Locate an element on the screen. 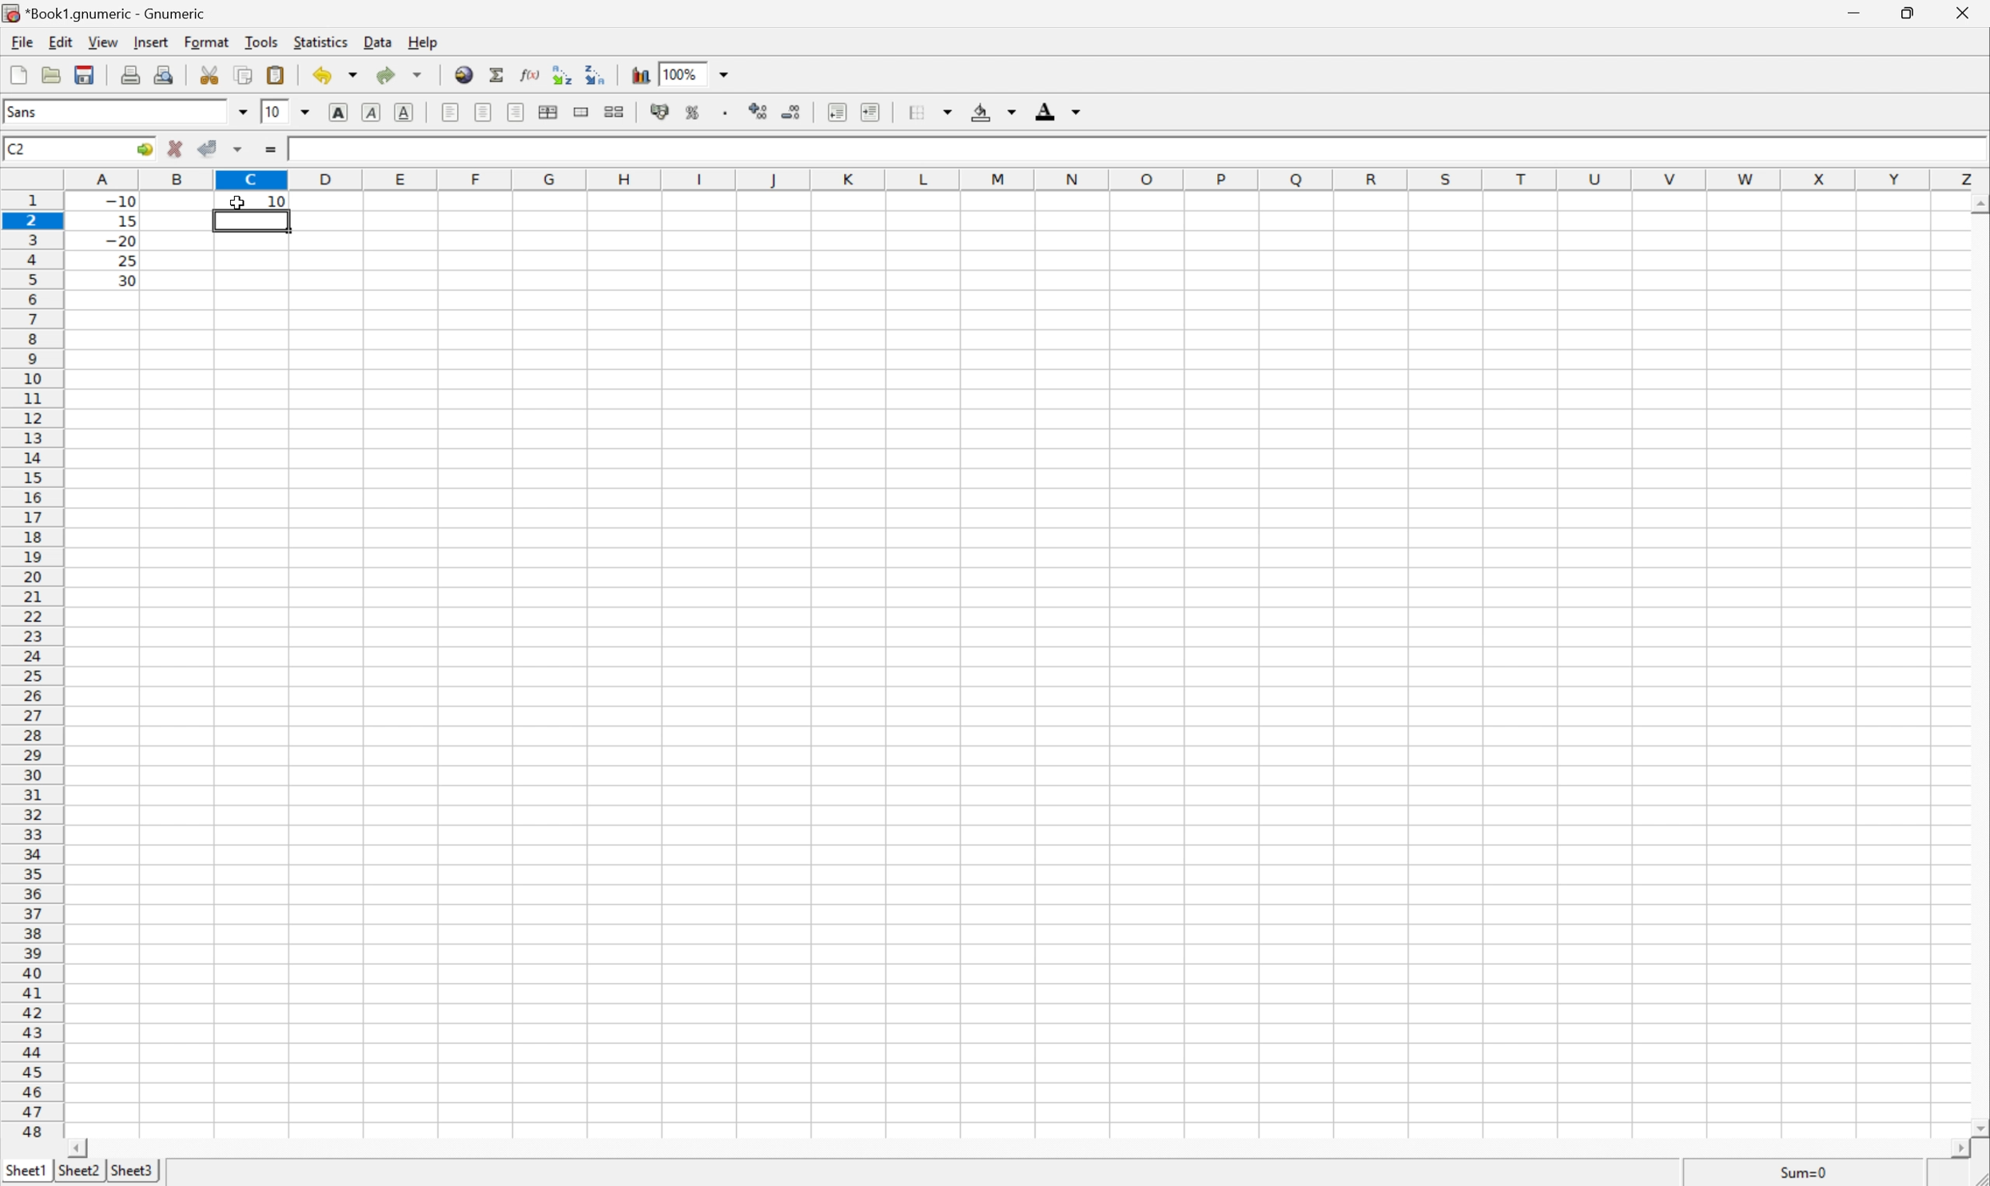  Insert hyperlink is located at coordinates (462, 73).